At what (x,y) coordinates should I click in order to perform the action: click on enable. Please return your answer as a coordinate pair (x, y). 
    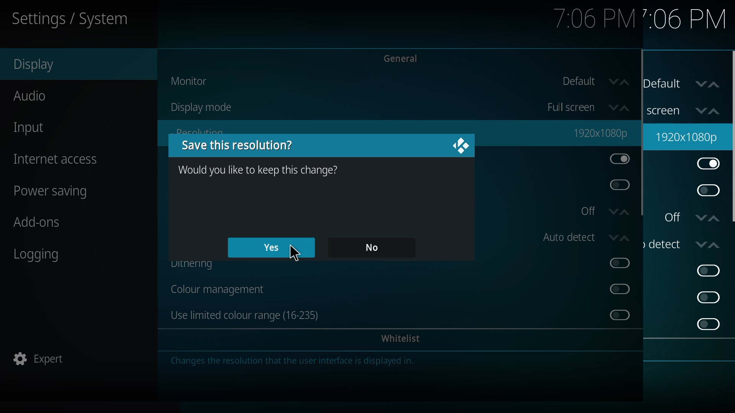
    Looking at the image, I should click on (709, 324).